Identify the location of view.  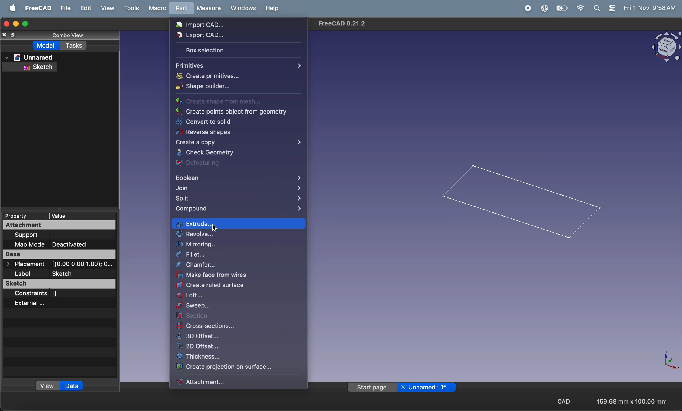
(106, 8).